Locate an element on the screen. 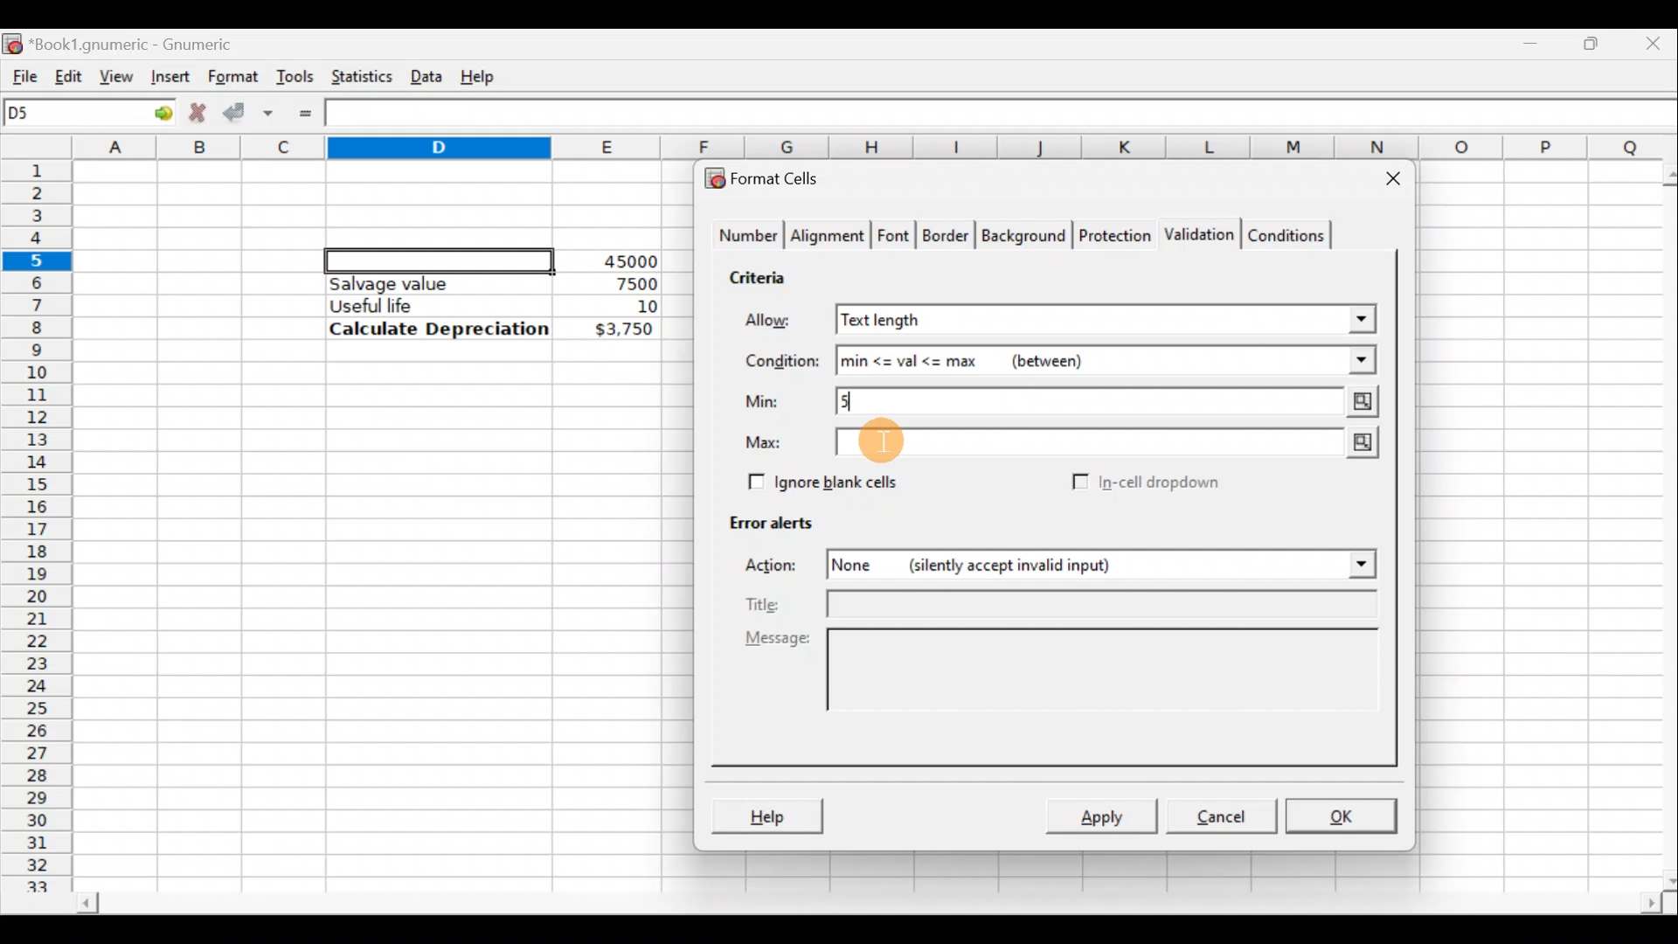 The height and width of the screenshot is (944, 1678). Accept change is located at coordinates (248, 110).